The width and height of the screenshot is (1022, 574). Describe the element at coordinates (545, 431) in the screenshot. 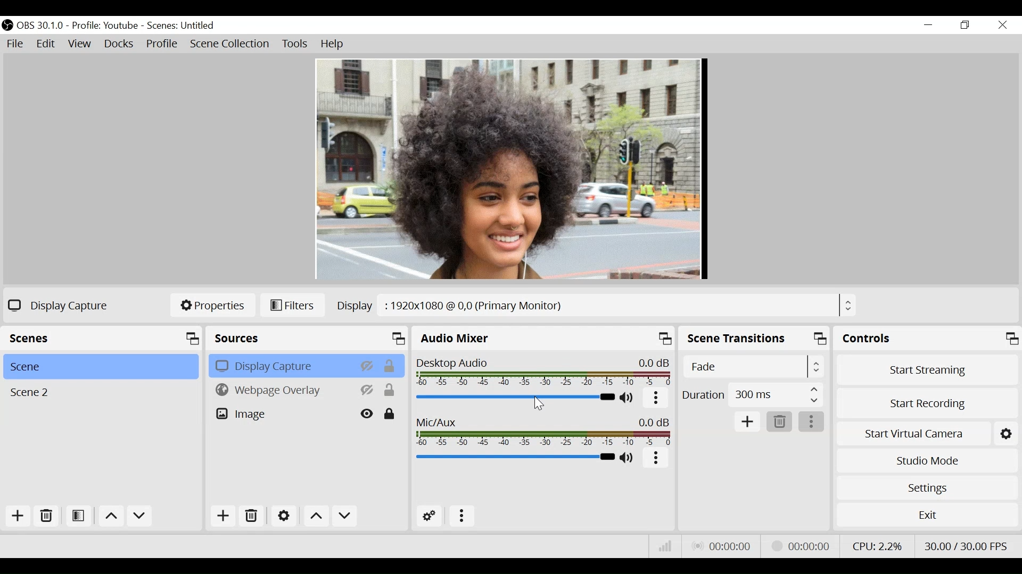

I see `Mic/Aux` at that location.